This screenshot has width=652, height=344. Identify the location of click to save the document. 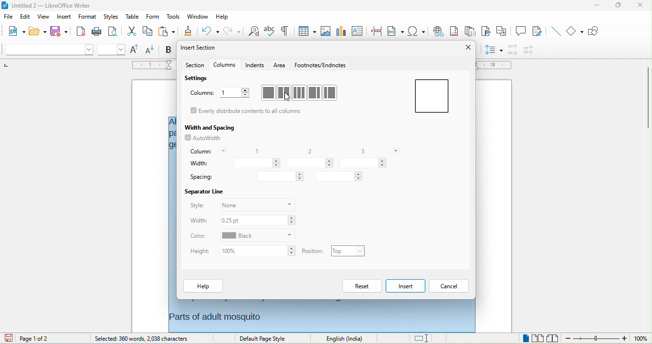
(8, 338).